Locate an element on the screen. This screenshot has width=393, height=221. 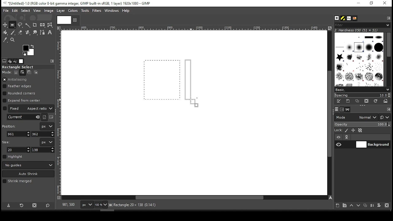
create a new brush is located at coordinates (349, 101).